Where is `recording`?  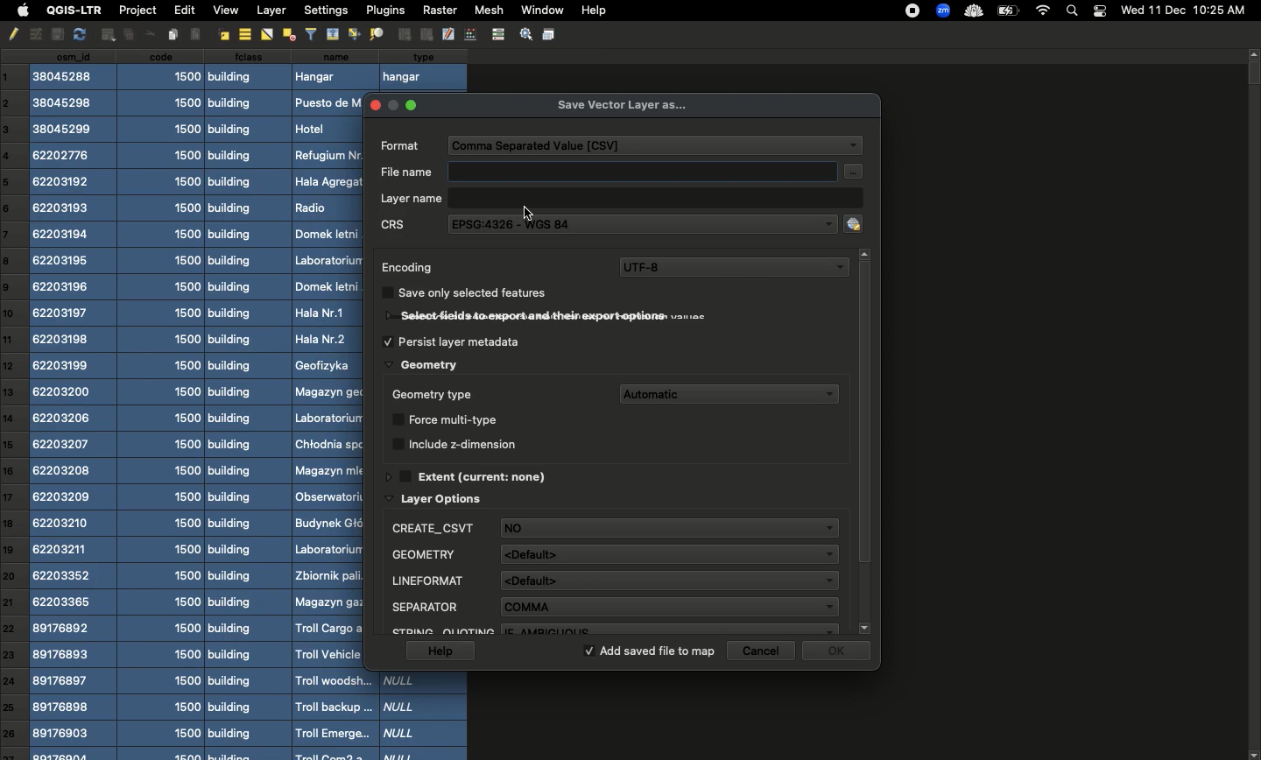 recording is located at coordinates (914, 11).